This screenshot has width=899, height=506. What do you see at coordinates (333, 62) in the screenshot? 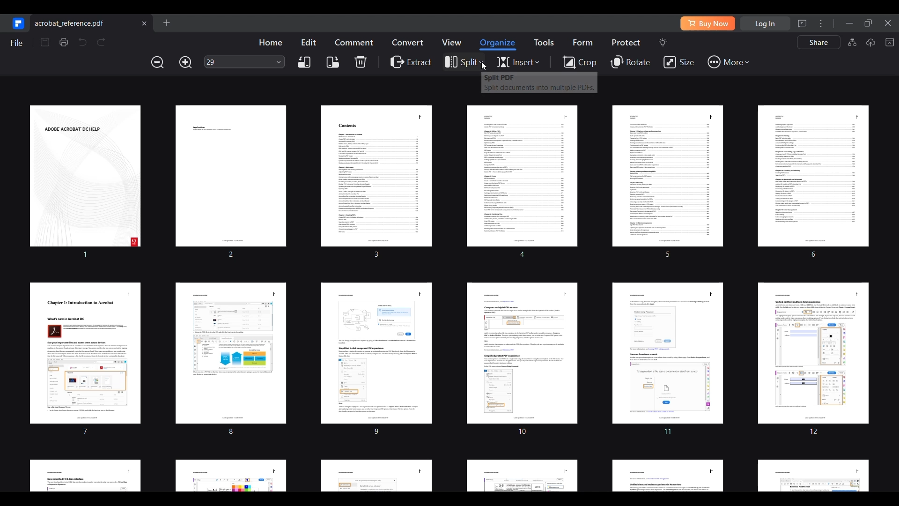
I see `Right rotate` at bounding box center [333, 62].